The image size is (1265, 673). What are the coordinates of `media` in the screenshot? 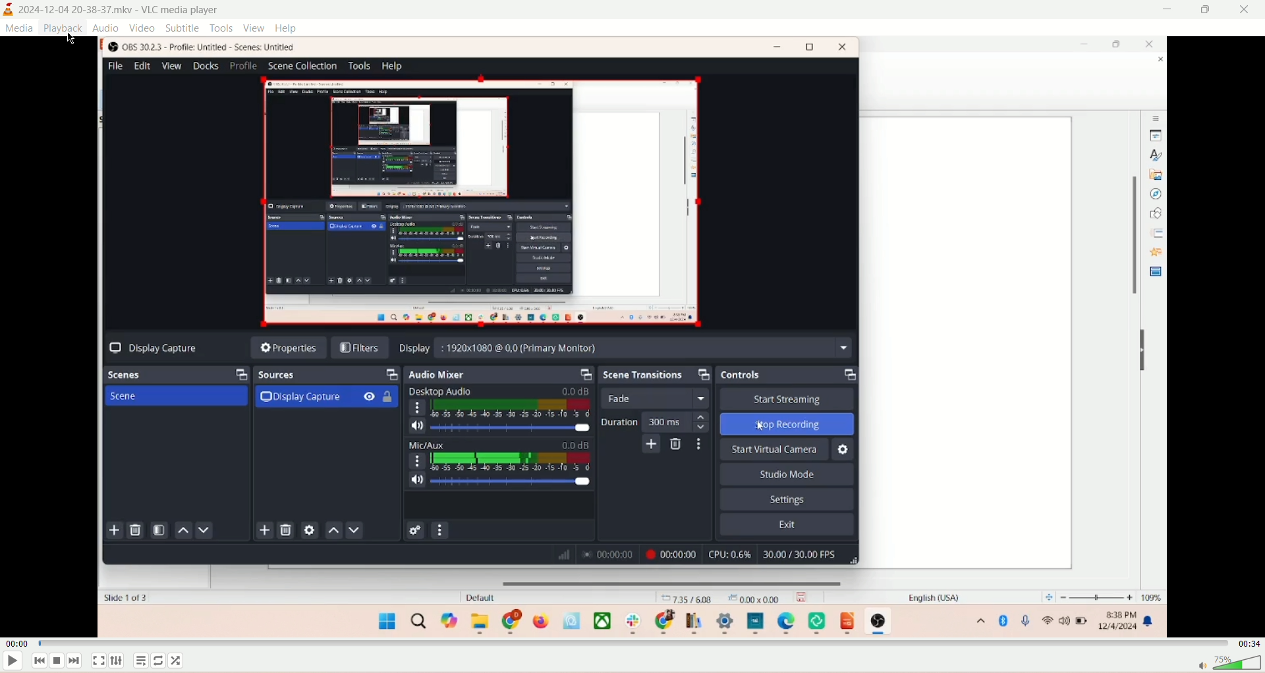 It's located at (22, 29).